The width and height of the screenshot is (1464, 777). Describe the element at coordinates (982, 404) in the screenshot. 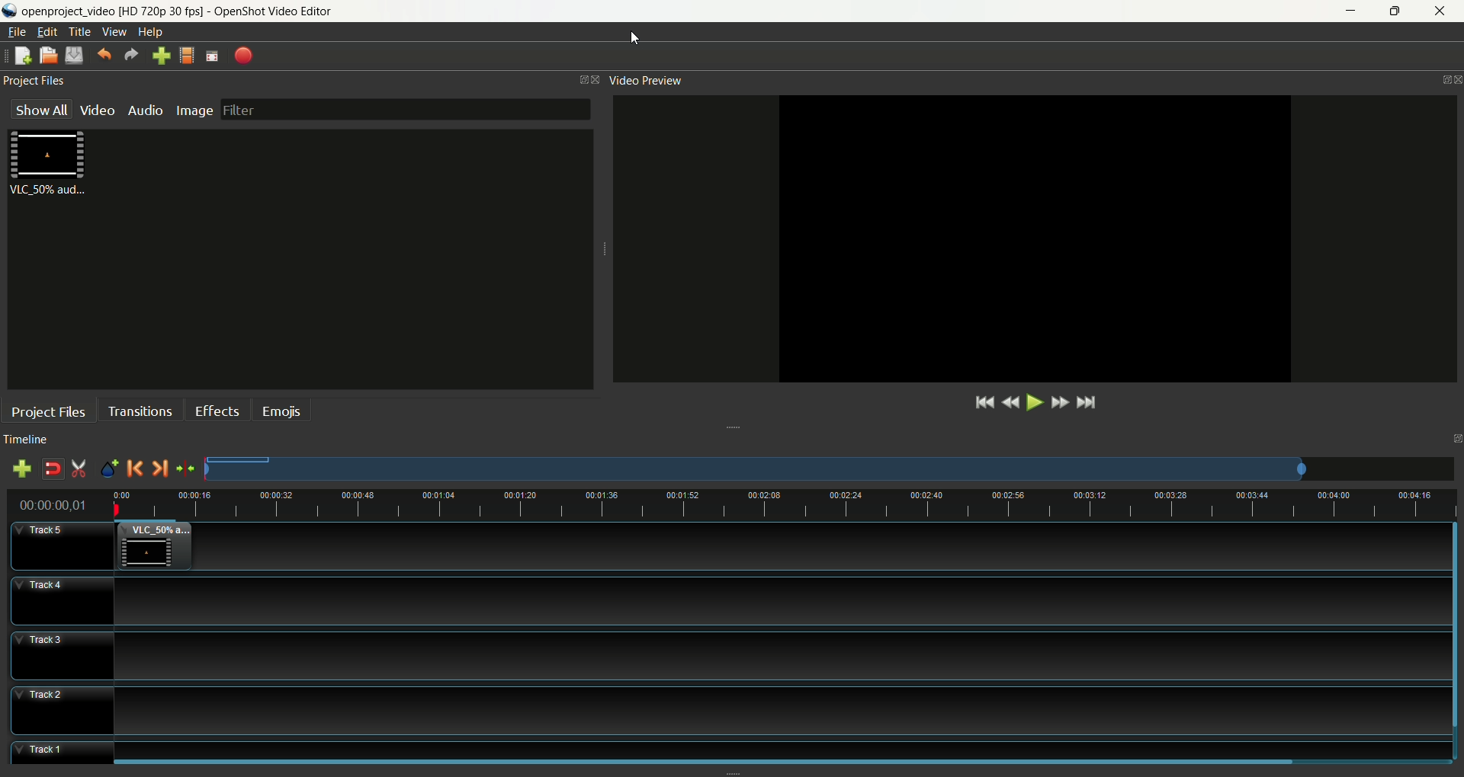

I see `jump to start` at that location.